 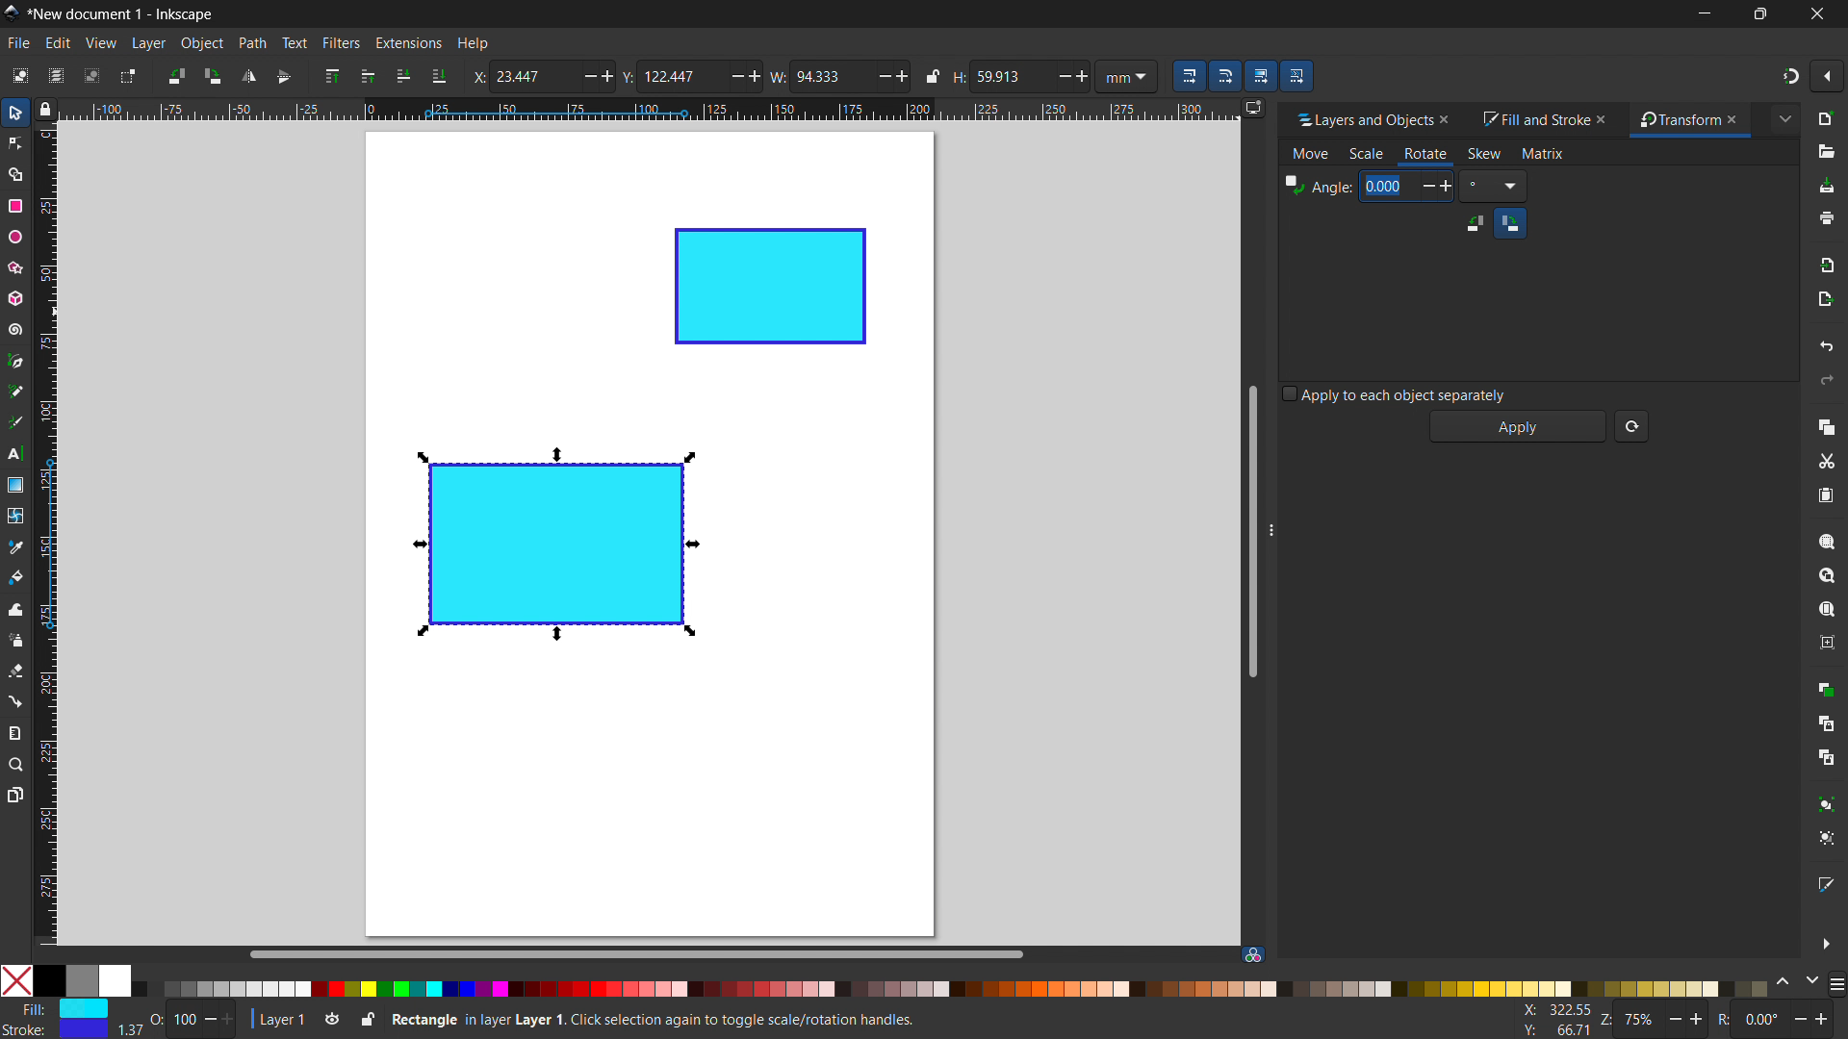 What do you see at coordinates (55, 75) in the screenshot?
I see `select all in all layers` at bounding box center [55, 75].